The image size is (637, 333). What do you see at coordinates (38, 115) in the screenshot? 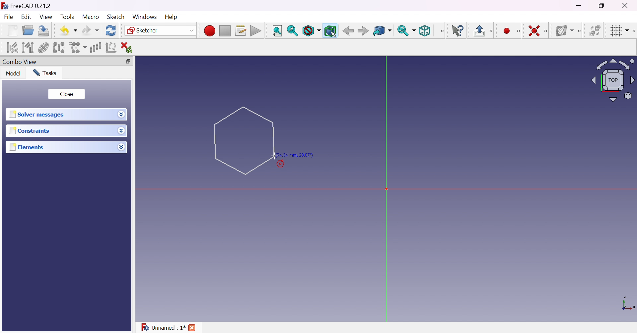
I see `Solver messsages` at bounding box center [38, 115].